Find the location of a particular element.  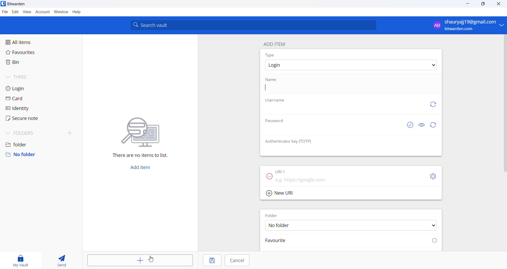

folders is located at coordinates (42, 132).